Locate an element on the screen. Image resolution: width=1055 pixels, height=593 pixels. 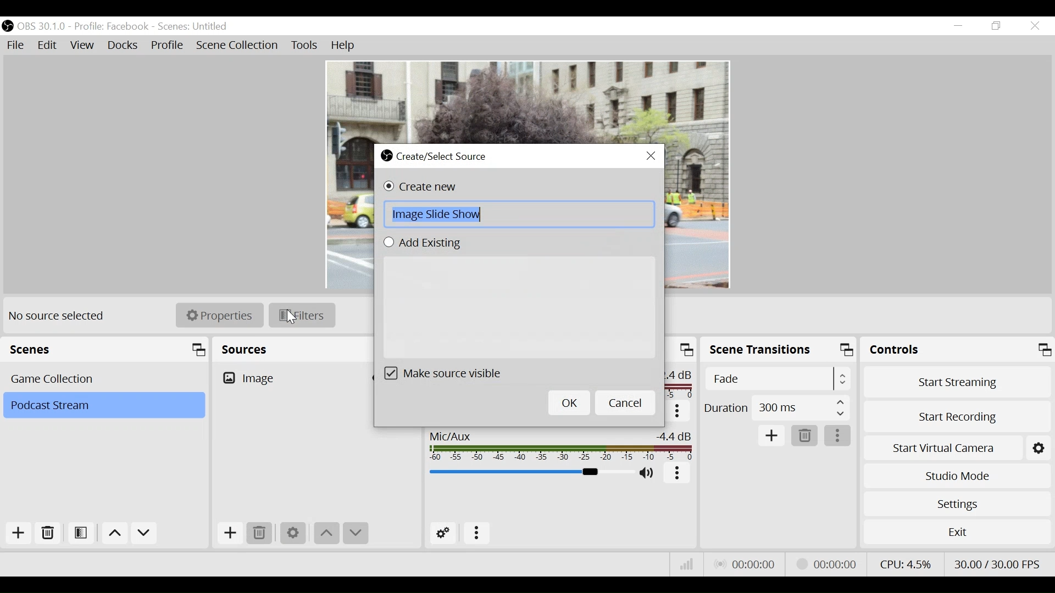
Start Virtual Camera is located at coordinates (957, 446).